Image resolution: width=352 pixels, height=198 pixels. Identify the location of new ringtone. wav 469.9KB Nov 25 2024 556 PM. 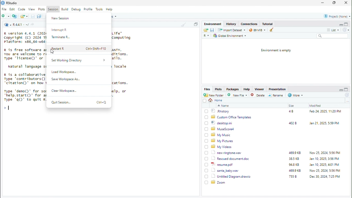
(276, 152).